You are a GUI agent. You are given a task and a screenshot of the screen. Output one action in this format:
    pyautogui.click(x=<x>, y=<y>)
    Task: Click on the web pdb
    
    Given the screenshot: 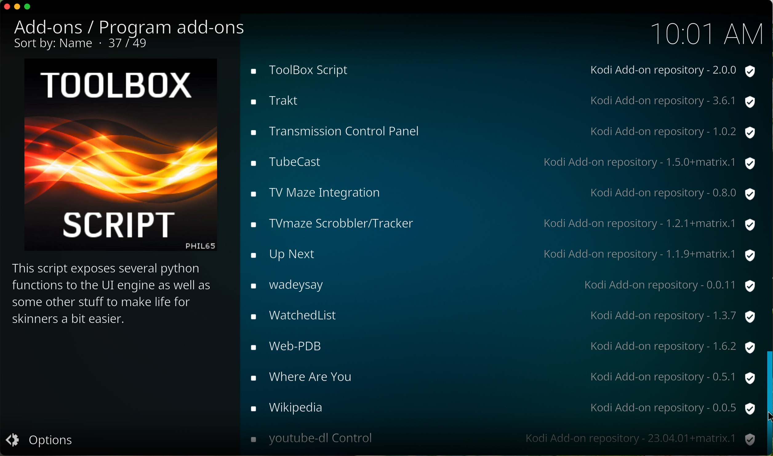 What is the action you would take?
    pyautogui.click(x=499, y=345)
    